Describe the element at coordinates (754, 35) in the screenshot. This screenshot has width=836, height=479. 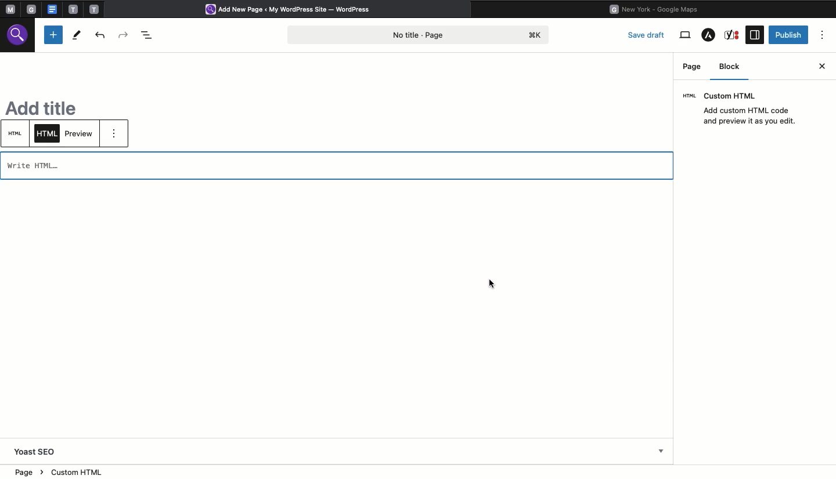
I see `Sidebar` at that location.